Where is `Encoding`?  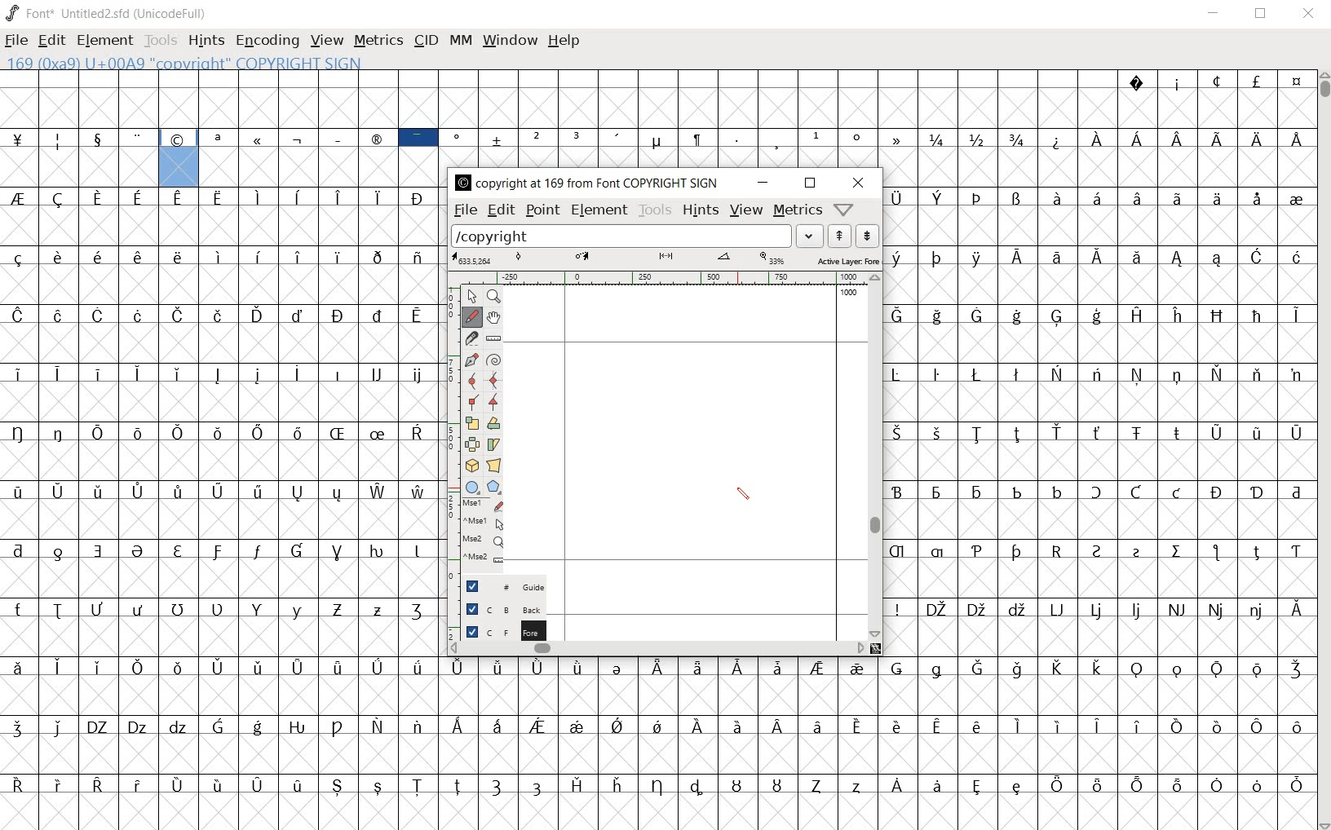
Encoding is located at coordinates (267, 41).